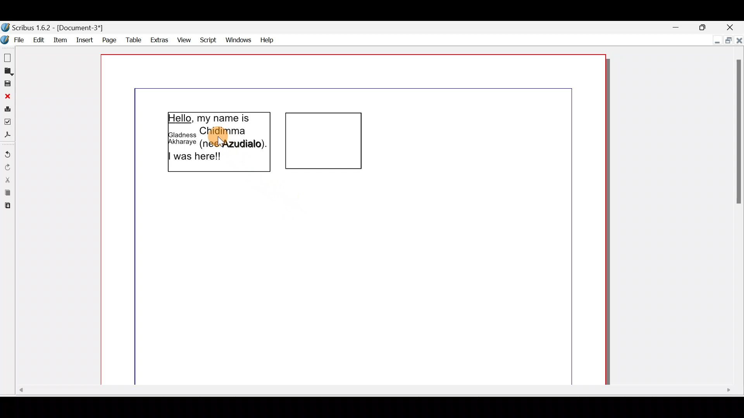 This screenshot has height=418, width=744. Describe the element at coordinates (7, 193) in the screenshot. I see `Copy` at that location.